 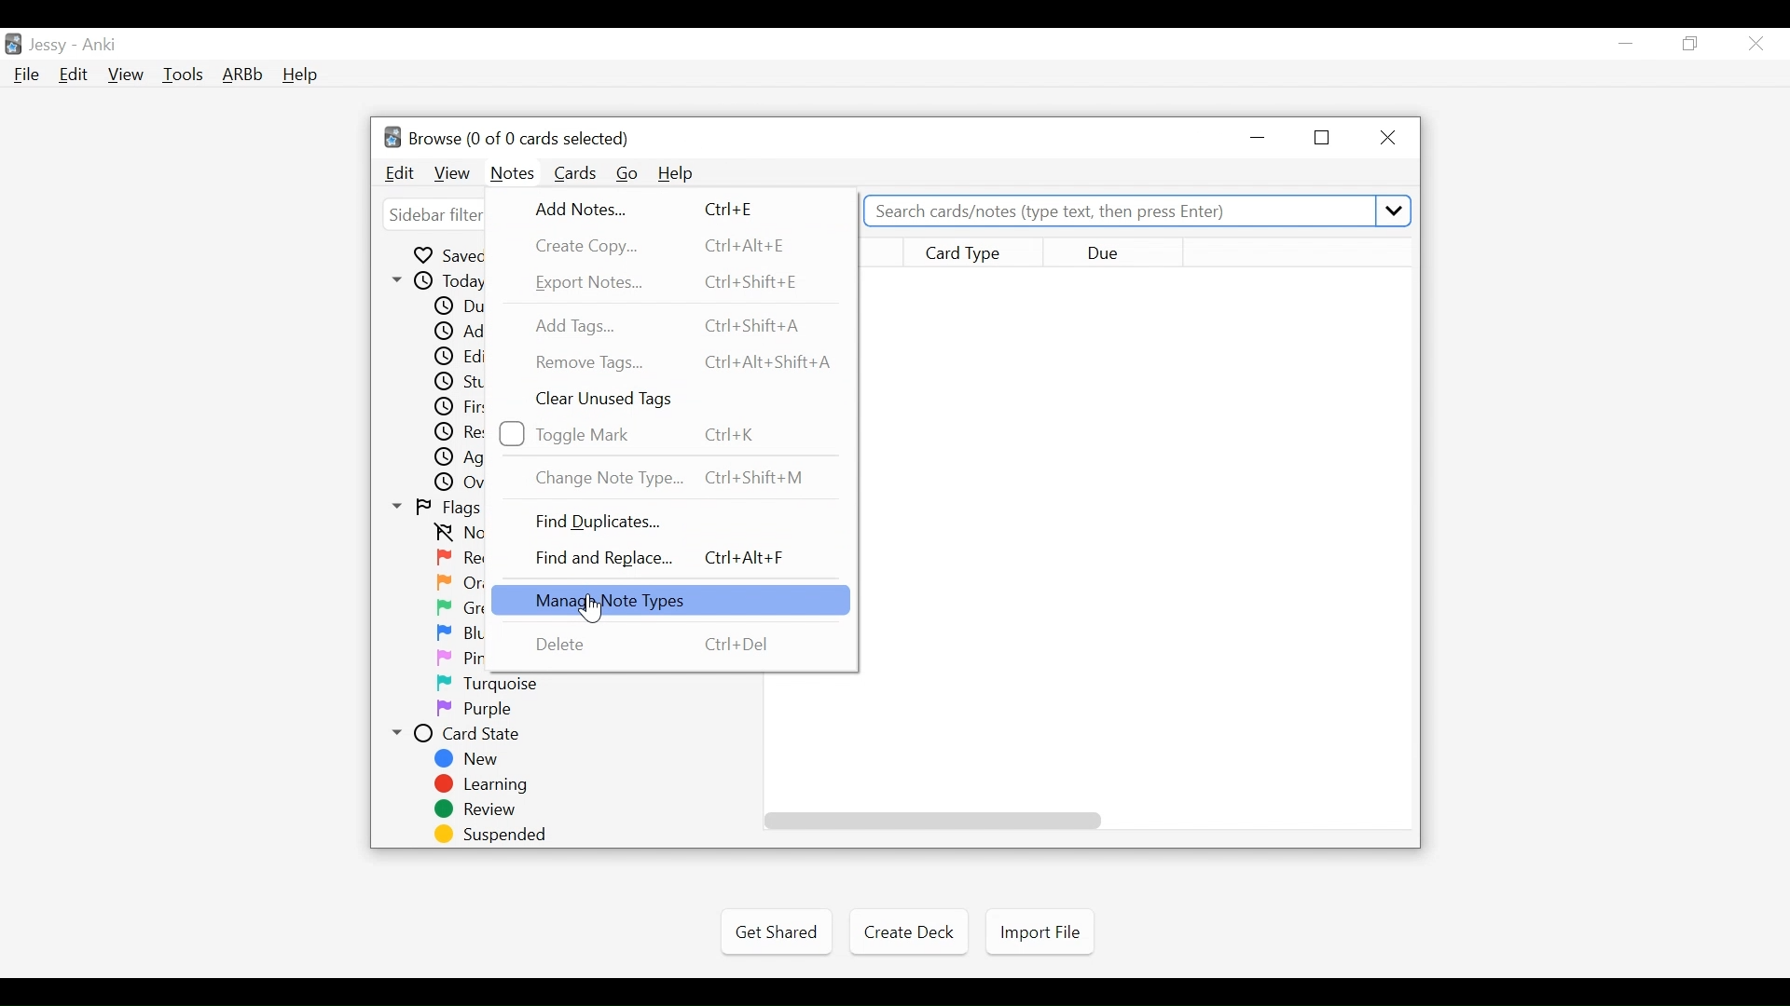 I want to click on Go, so click(x=628, y=174).